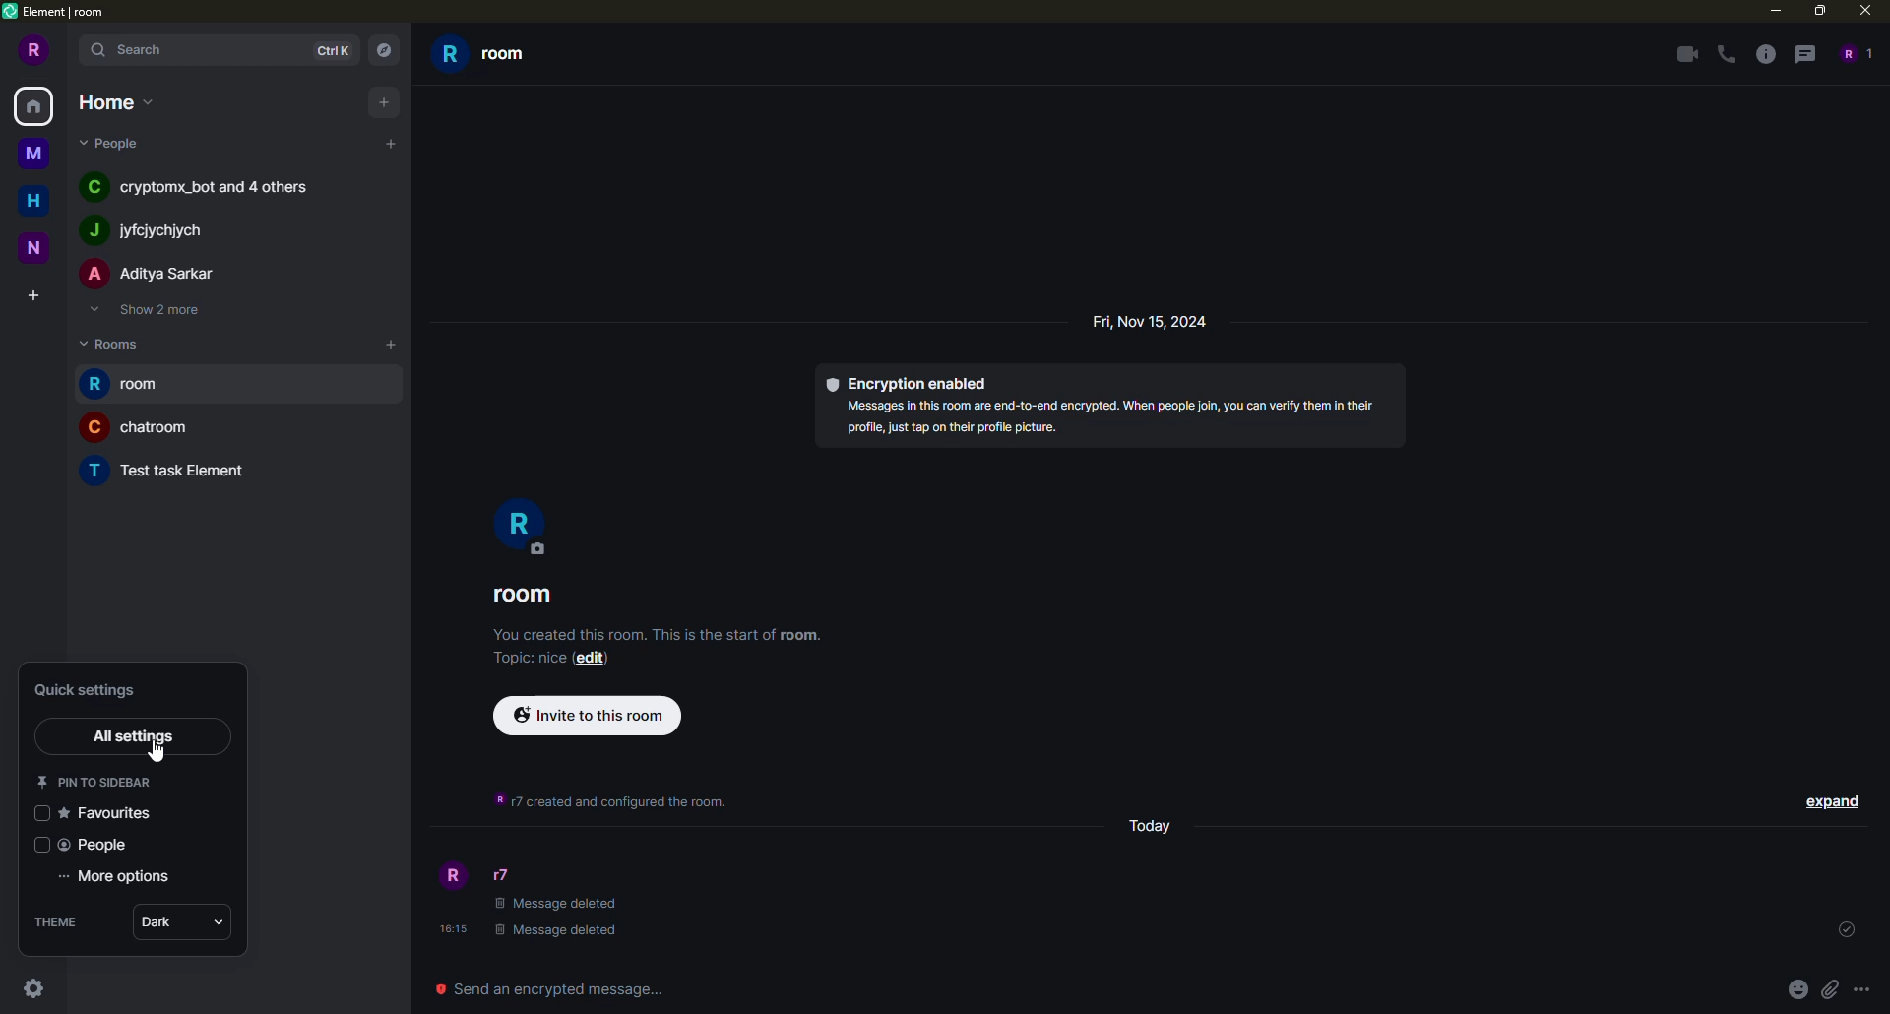  Describe the element at coordinates (114, 142) in the screenshot. I see `people` at that location.